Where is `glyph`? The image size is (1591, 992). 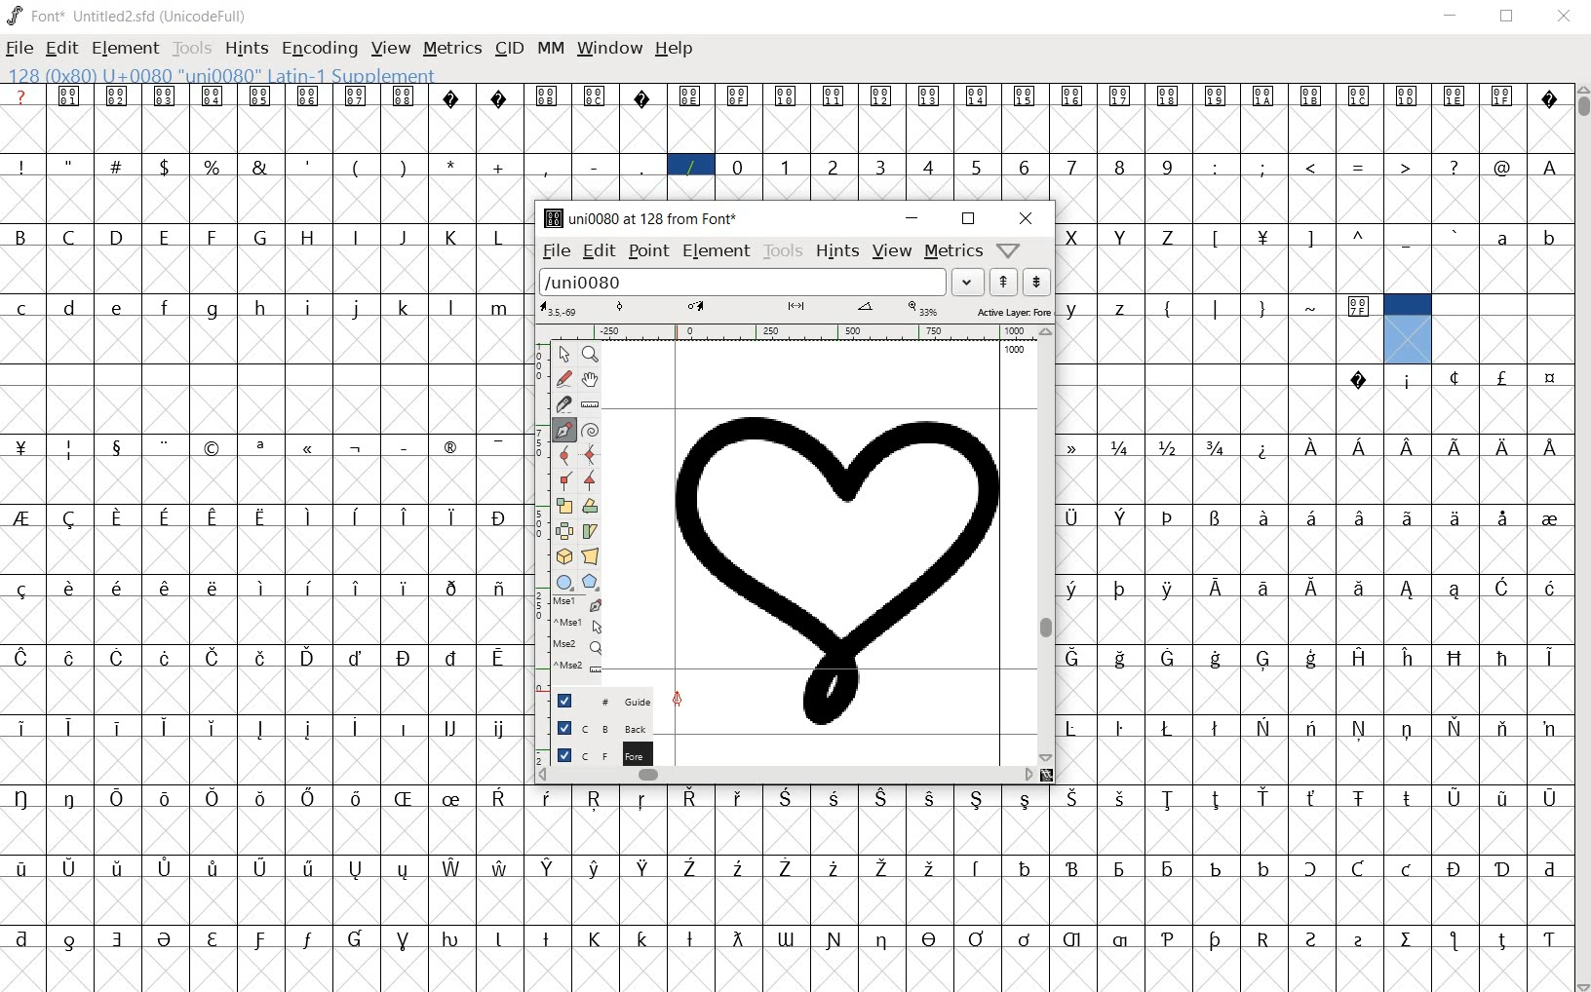
glyph is located at coordinates (116, 727).